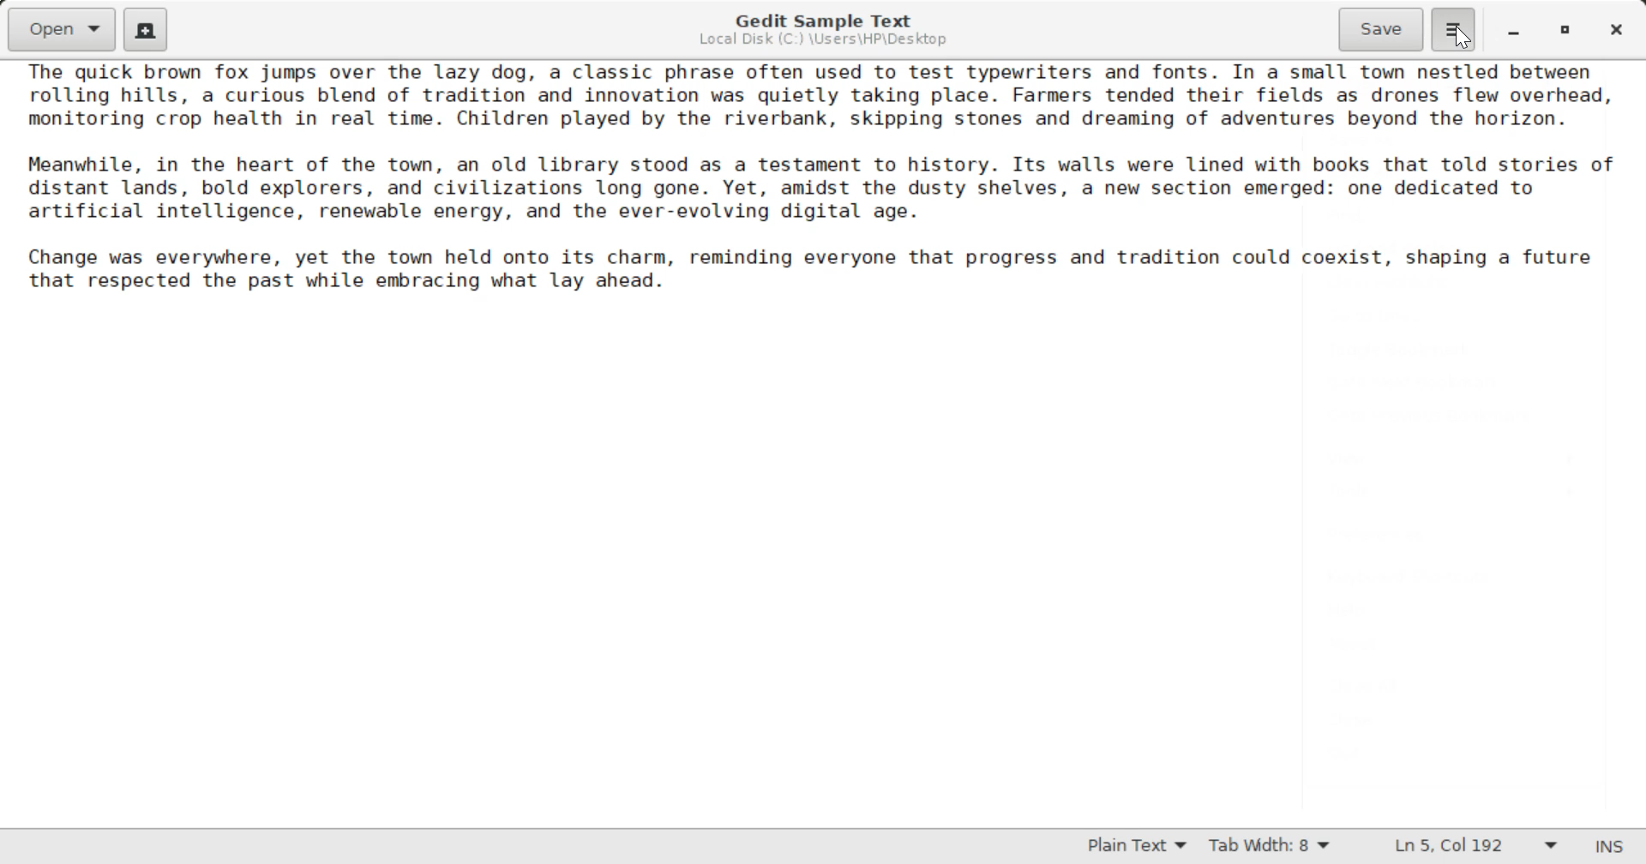 The height and width of the screenshot is (864, 1646). I want to click on Insert Mode, so click(1606, 847).